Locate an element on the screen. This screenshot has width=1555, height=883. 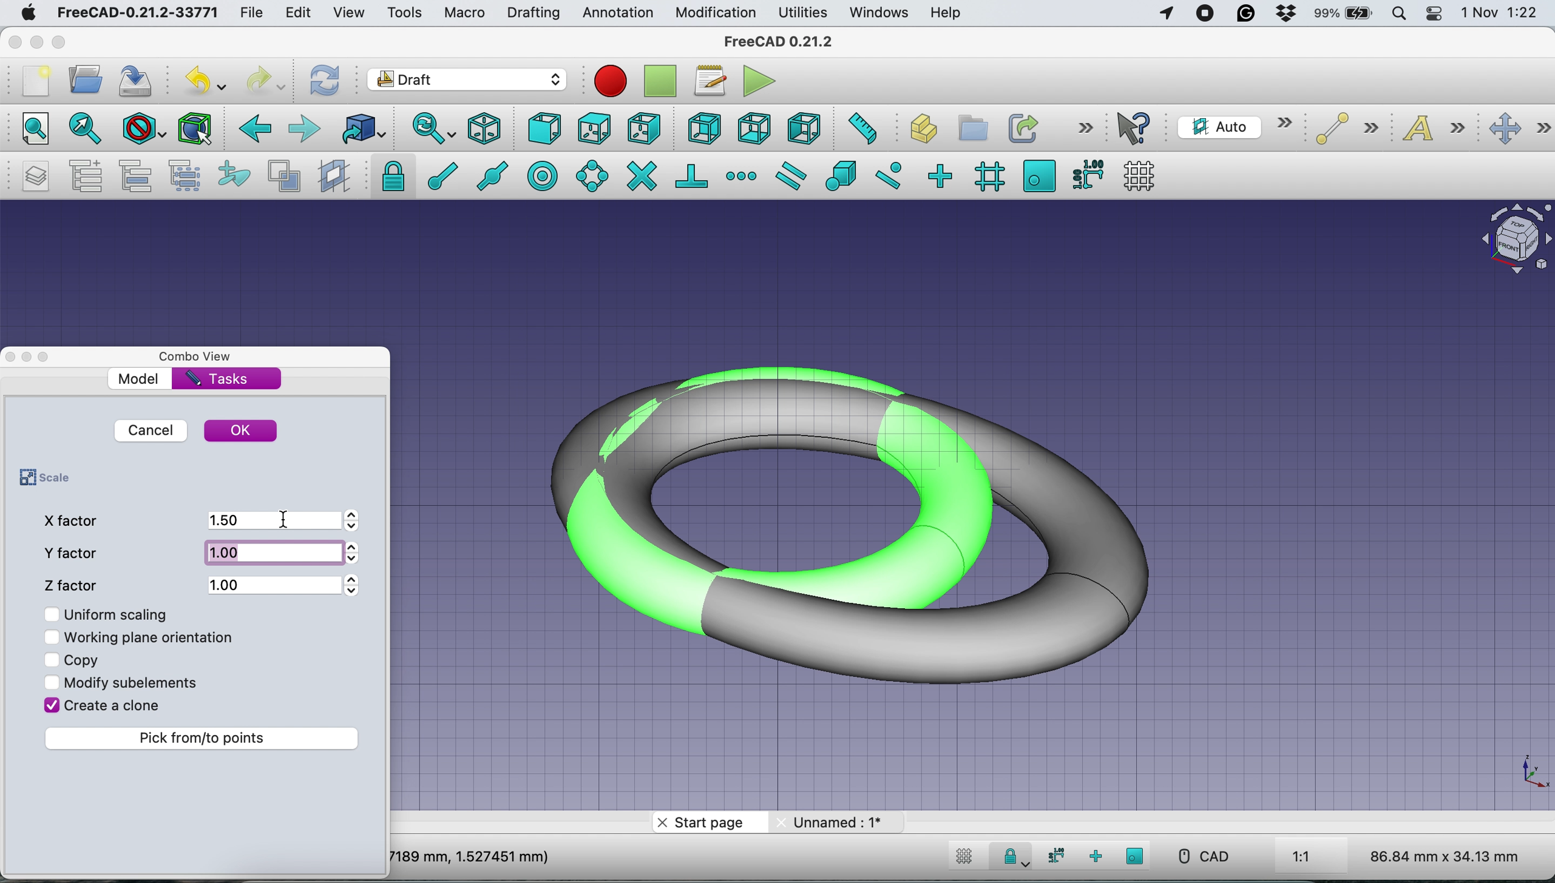
snap perpendicular is located at coordinates (693, 175).